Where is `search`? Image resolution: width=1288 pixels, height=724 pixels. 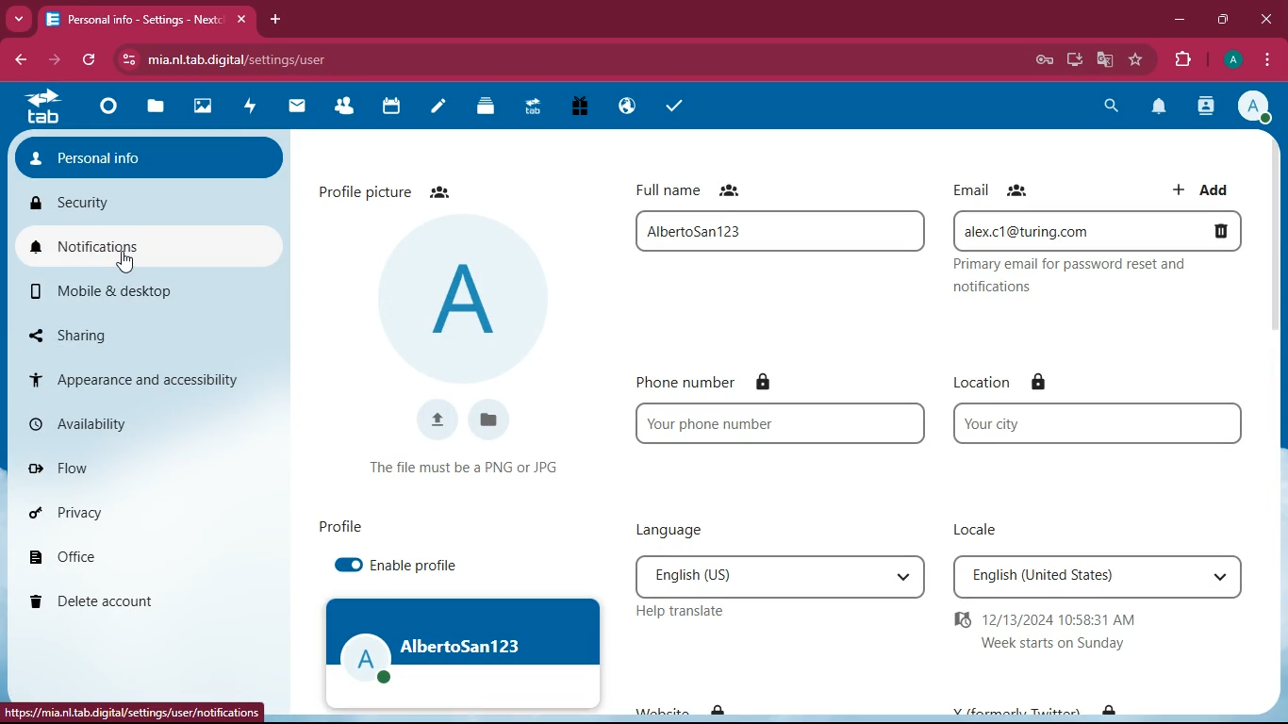 search is located at coordinates (1107, 107).